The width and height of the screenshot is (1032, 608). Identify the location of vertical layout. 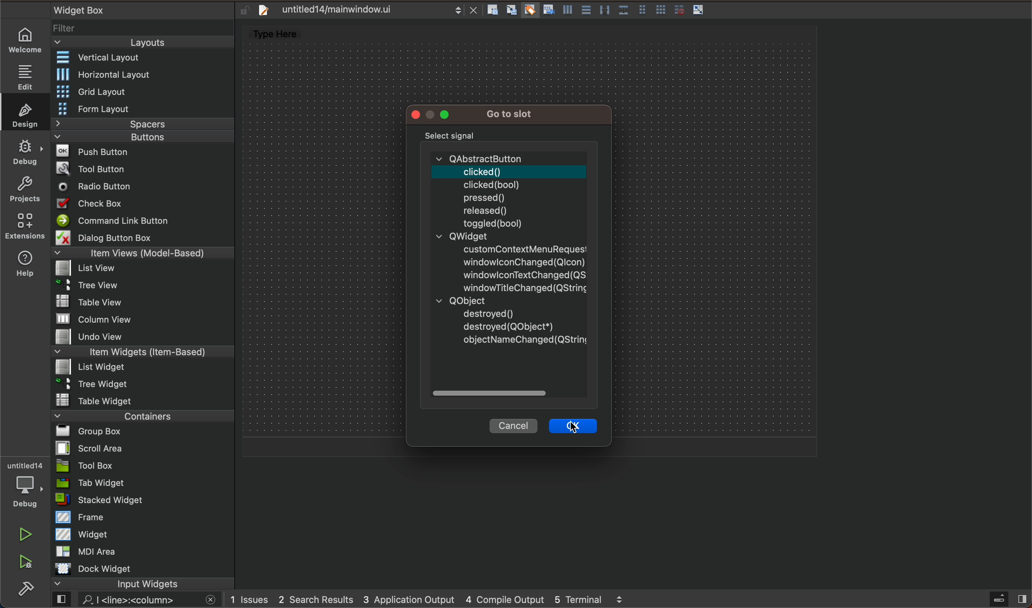
(144, 59).